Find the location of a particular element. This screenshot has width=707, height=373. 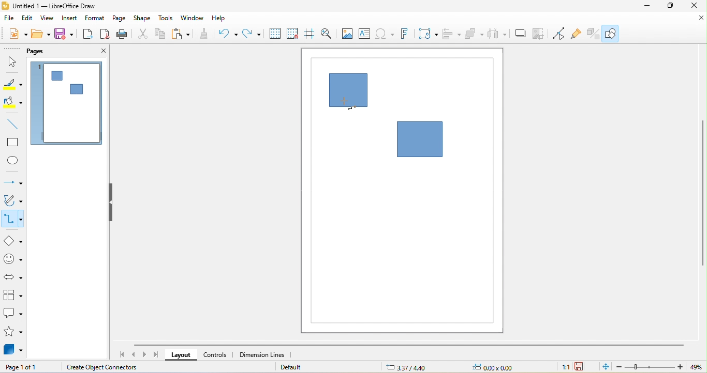

cursor movement is located at coordinates (347, 103).